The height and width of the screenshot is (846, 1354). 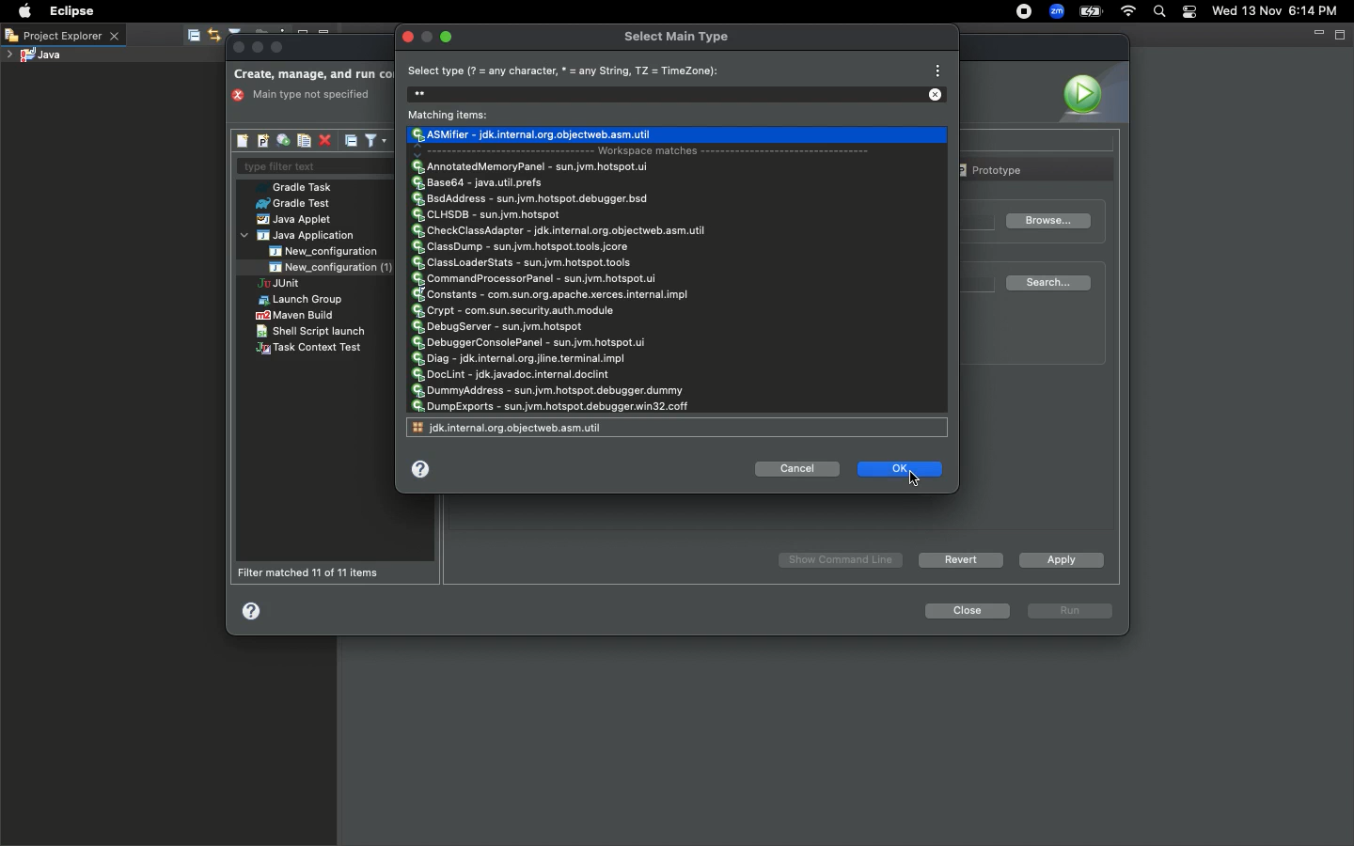 What do you see at coordinates (512, 374) in the screenshot?
I see `DocLint - jdk.javadoc.internal.doclint` at bounding box center [512, 374].